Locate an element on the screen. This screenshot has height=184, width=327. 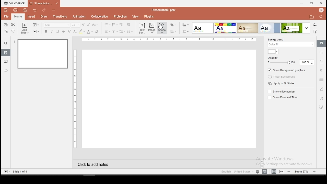
show slide number on/off is located at coordinates (282, 92).